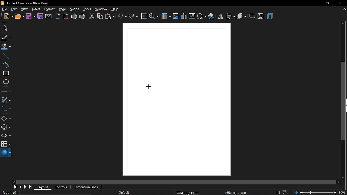  I want to click on shape, so click(75, 9).